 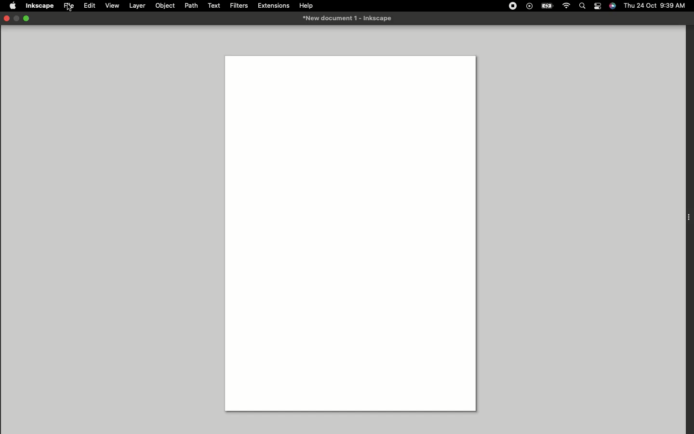 I want to click on minimise, so click(x=18, y=18).